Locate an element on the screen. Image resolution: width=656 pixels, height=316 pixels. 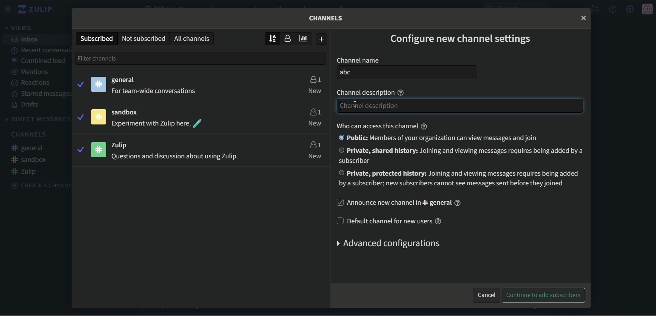
cancel is located at coordinates (486, 294).